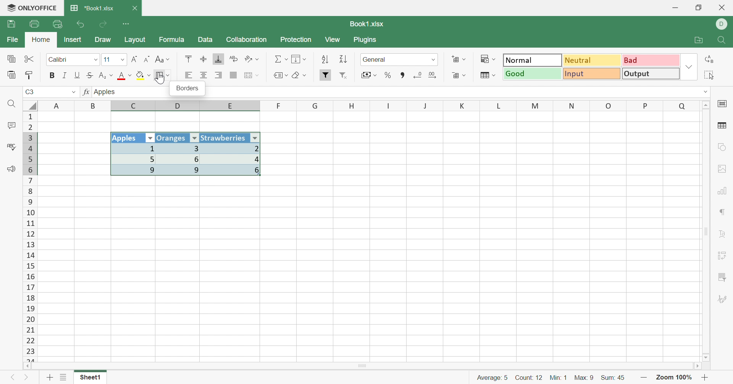 This screenshot has height=384, width=733. What do you see at coordinates (352, 106) in the screenshot?
I see `H` at bounding box center [352, 106].